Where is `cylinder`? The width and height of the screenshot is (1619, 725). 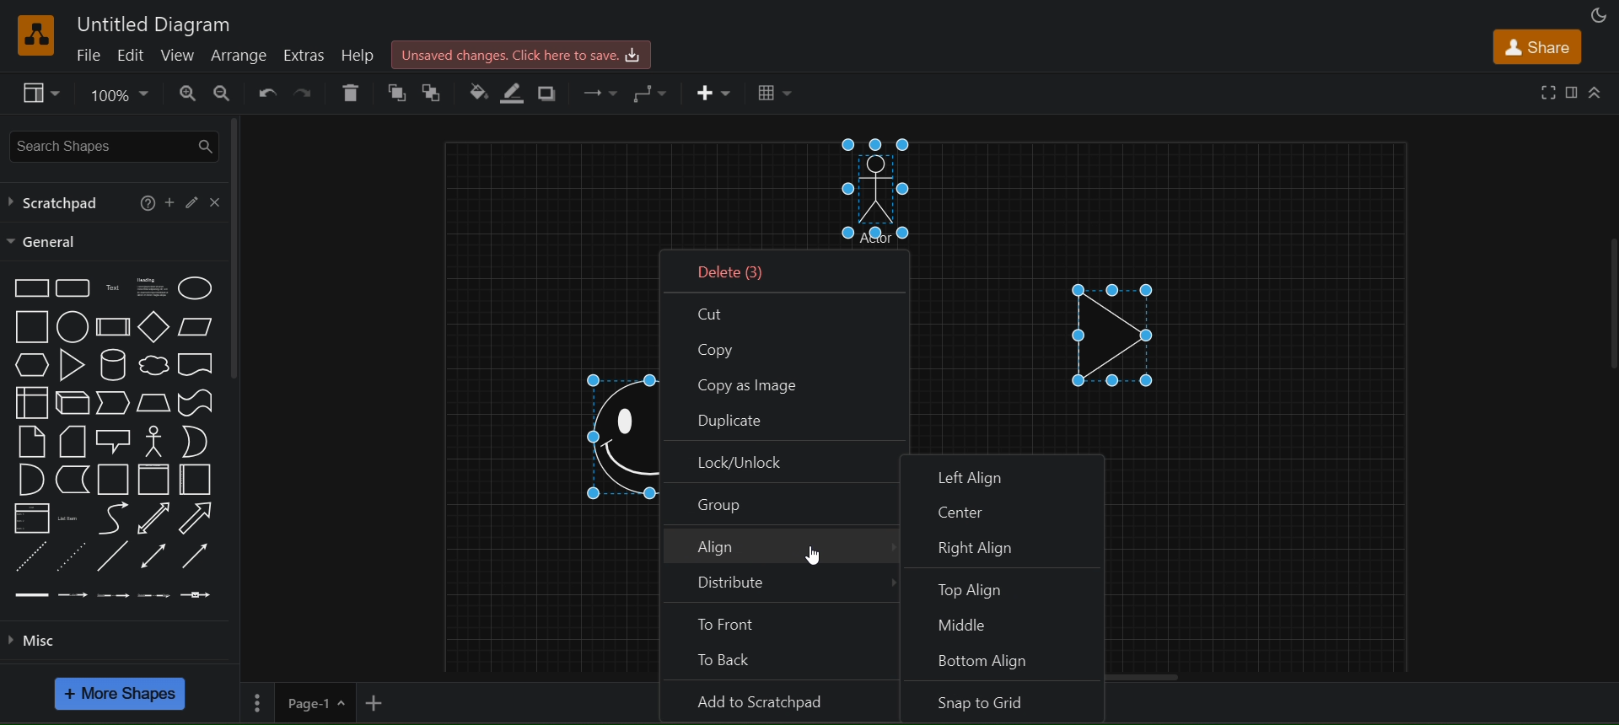 cylinder is located at coordinates (112, 363).